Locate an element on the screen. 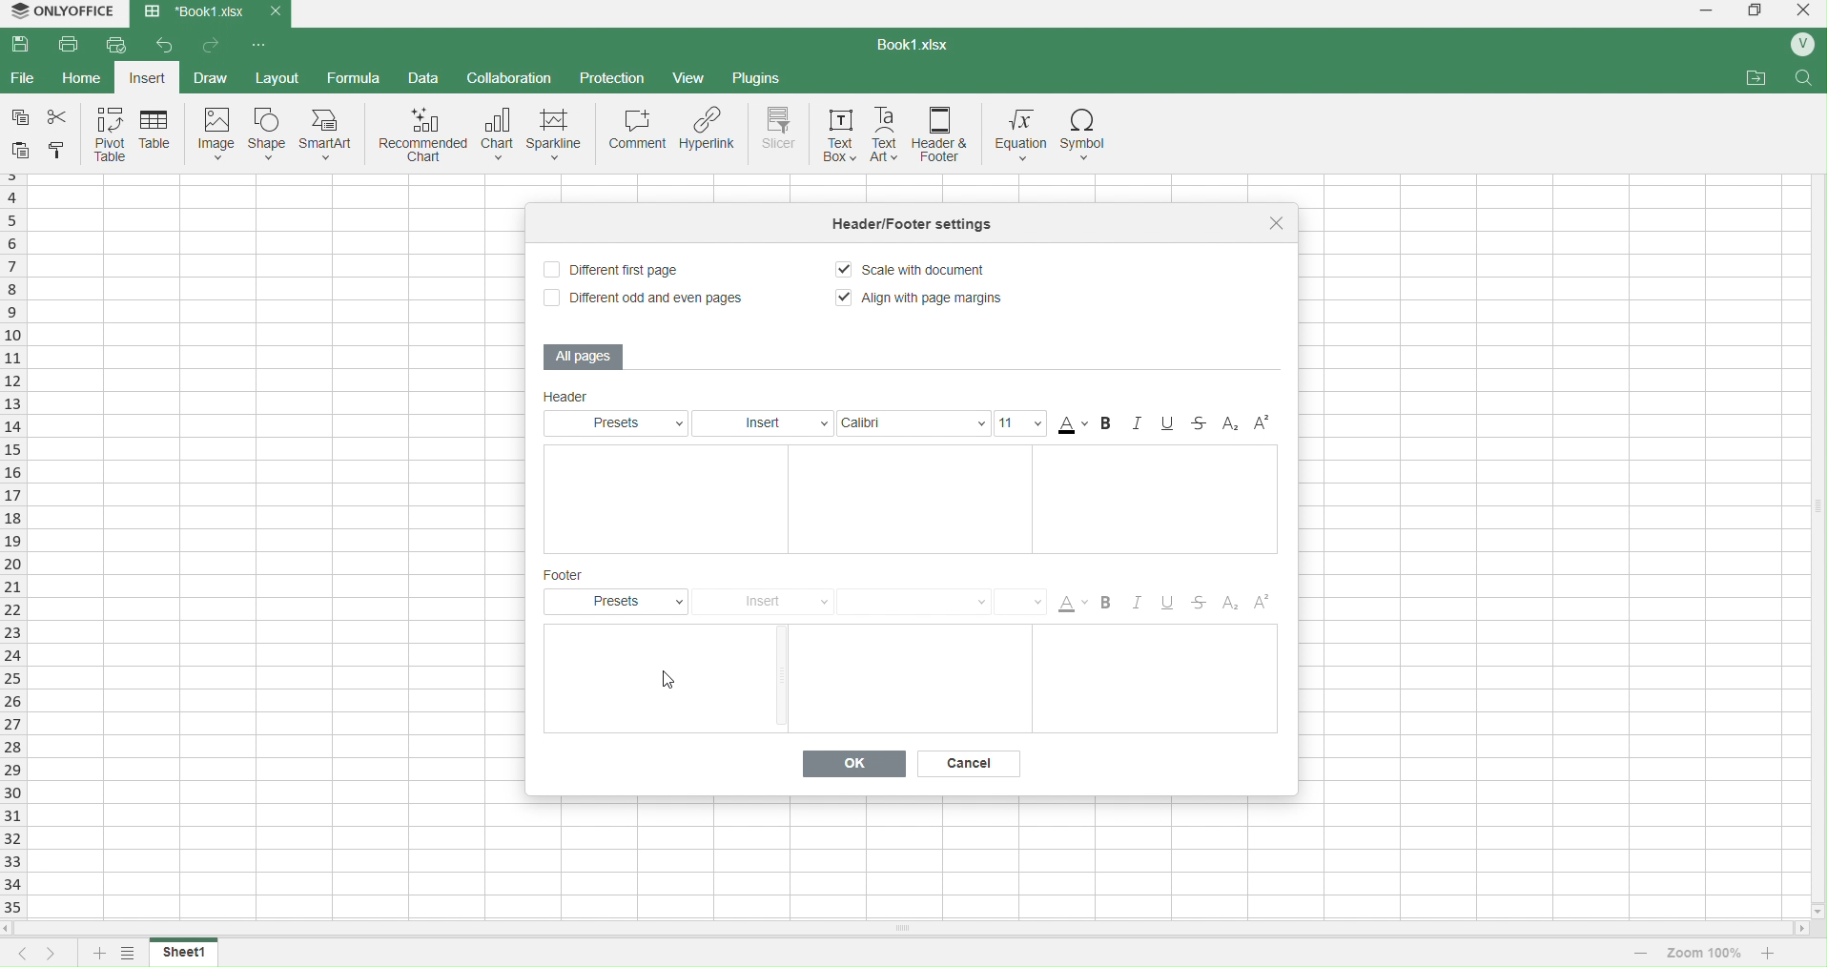 The image size is (1827, 967). Calibri is located at coordinates (914, 423).